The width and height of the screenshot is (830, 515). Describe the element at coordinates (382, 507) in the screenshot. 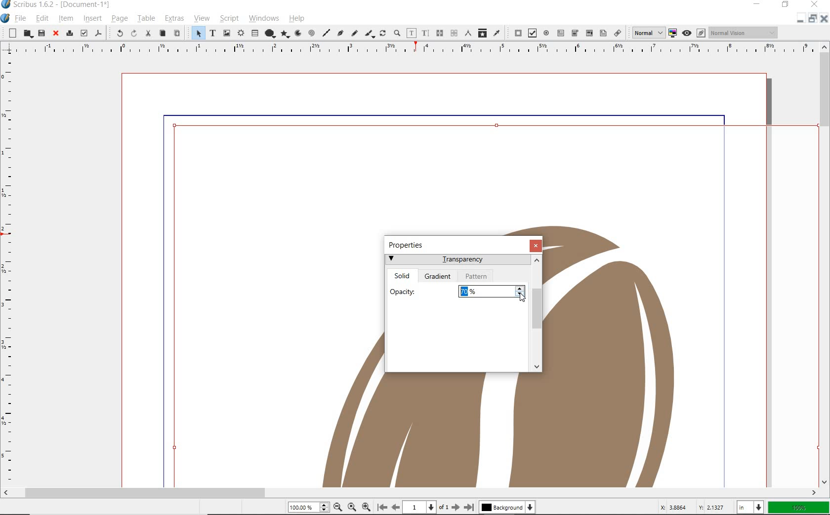

I see `First Page` at that location.